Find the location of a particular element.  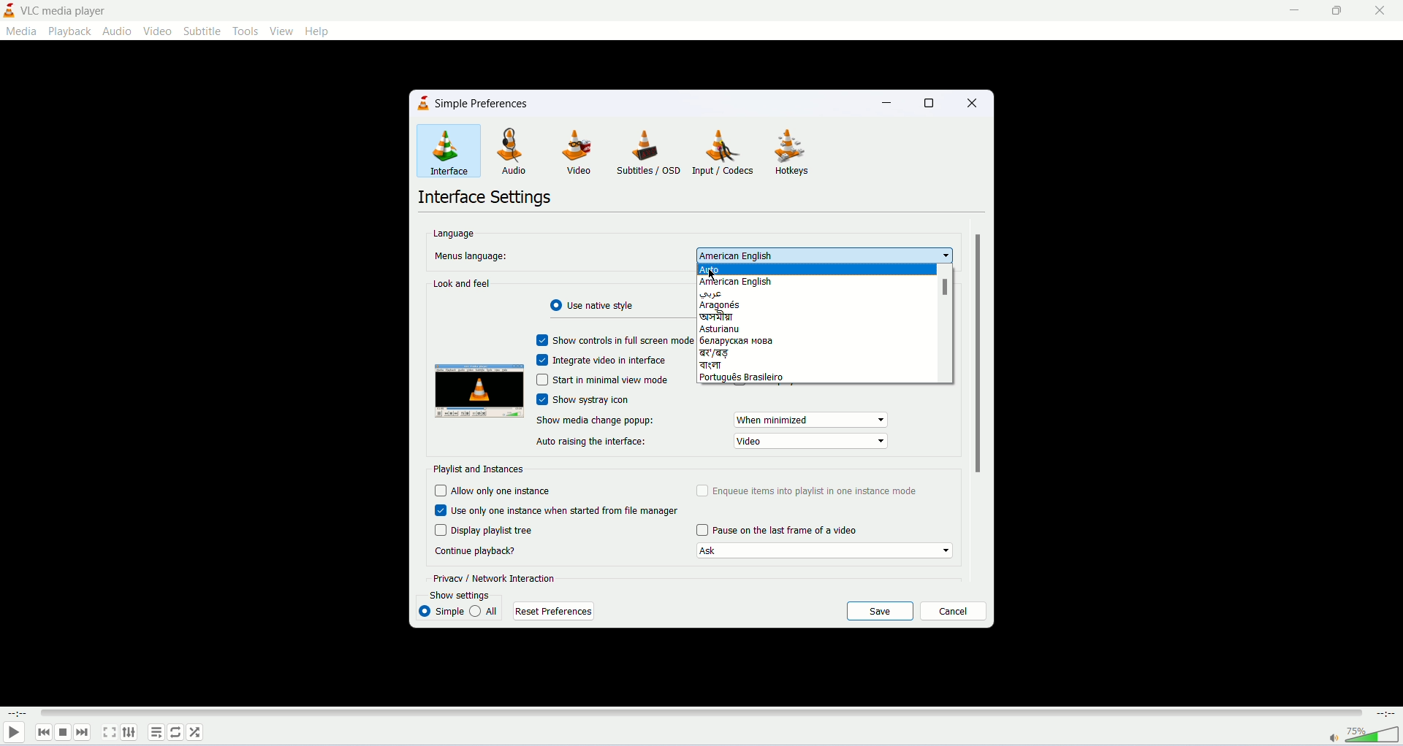

playlist is located at coordinates (156, 732).